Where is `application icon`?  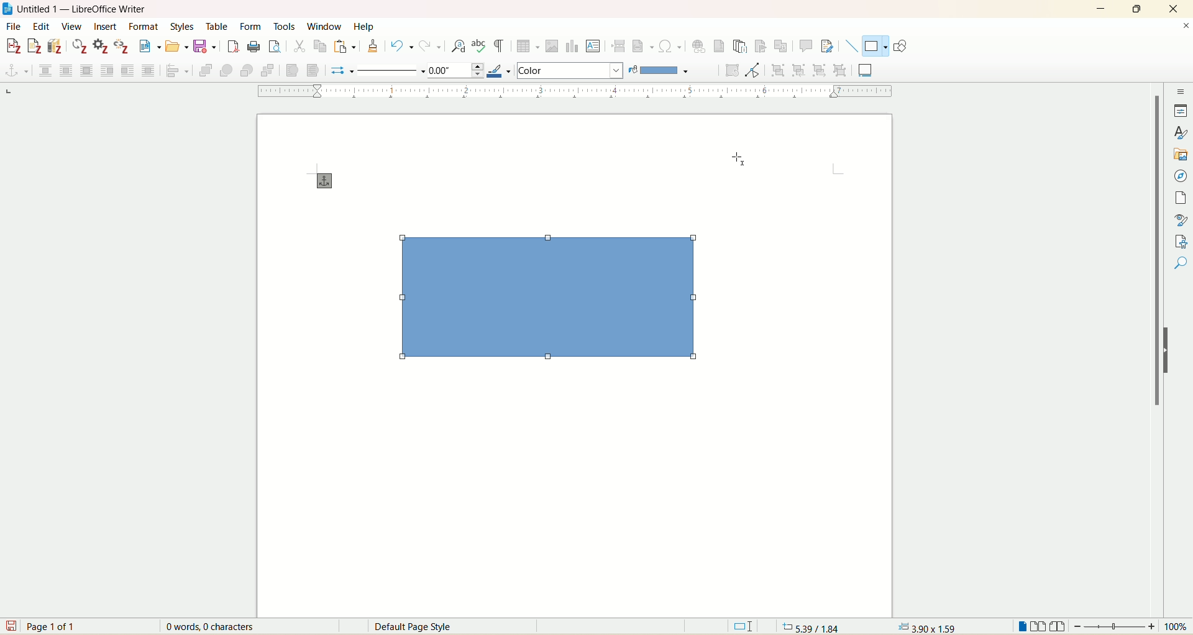
application icon is located at coordinates (8, 8).